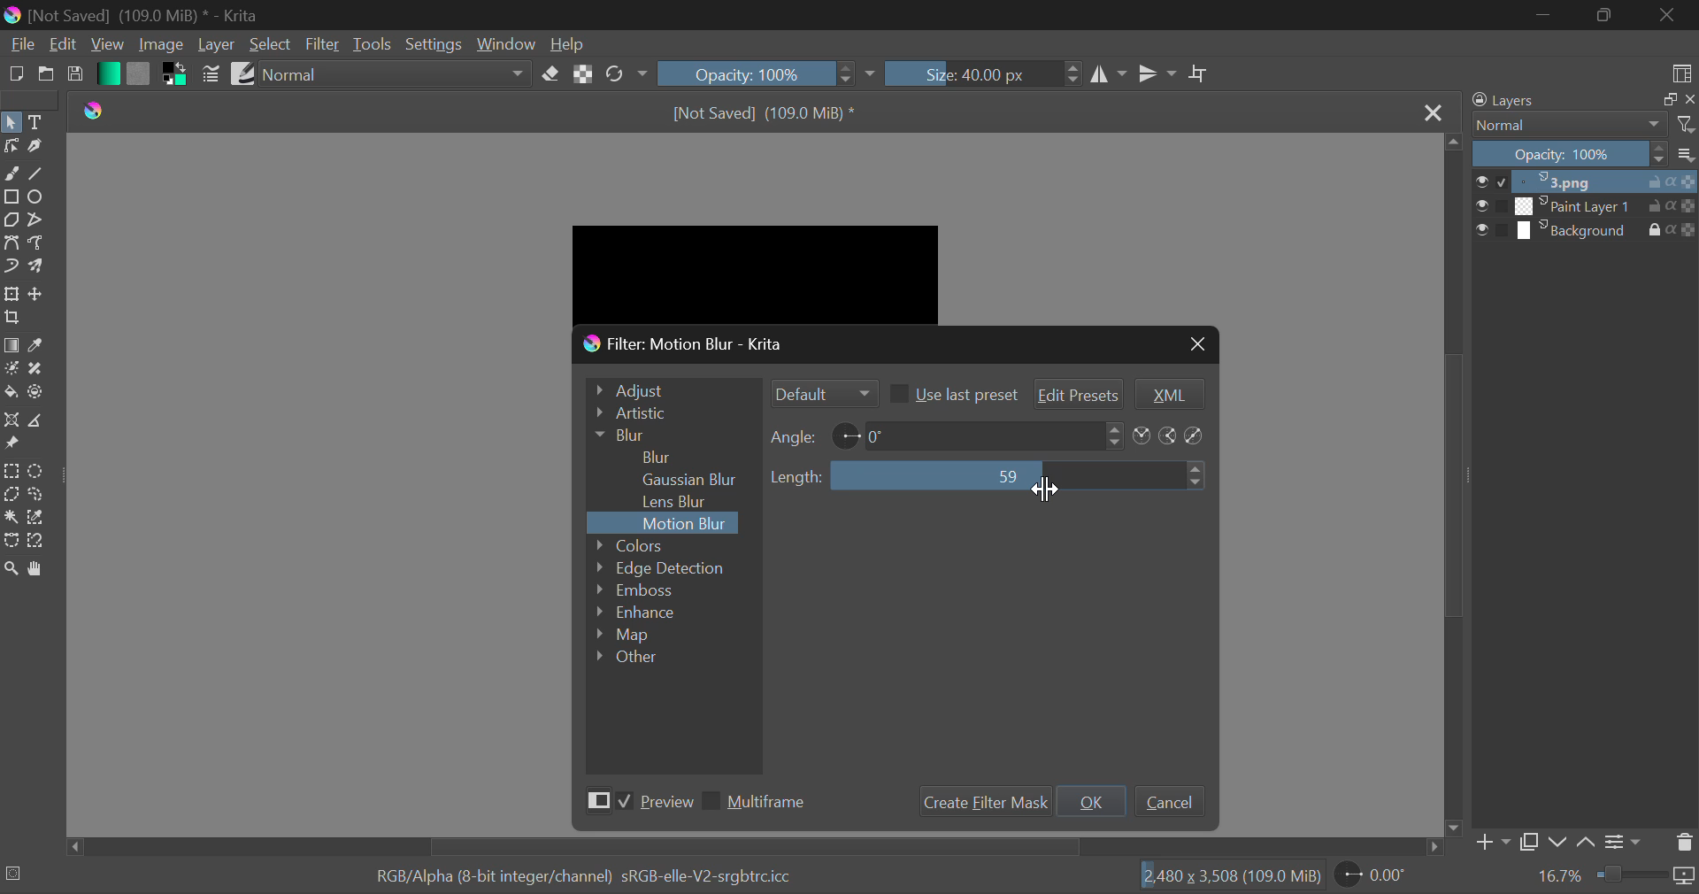  What do you see at coordinates (39, 345) in the screenshot?
I see `Eyedropper` at bounding box center [39, 345].